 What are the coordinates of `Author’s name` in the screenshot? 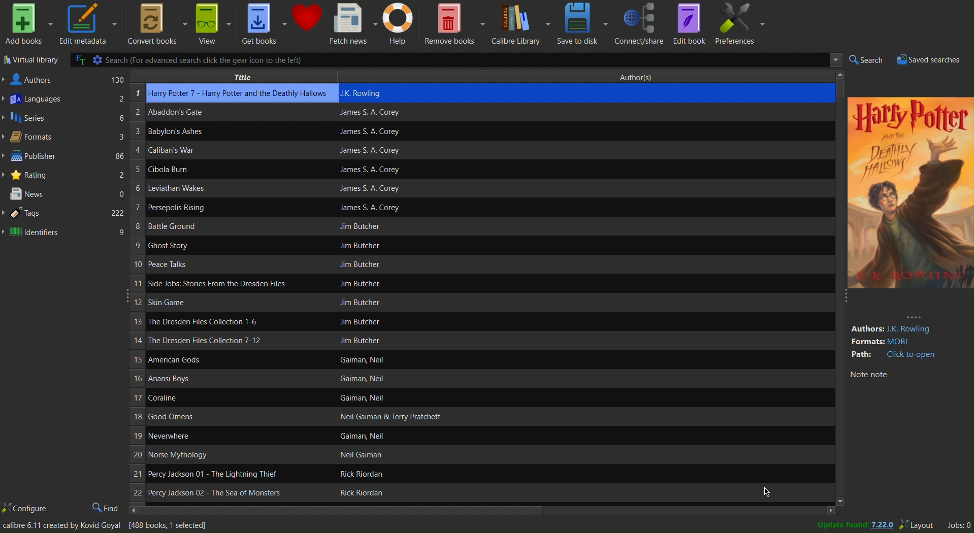 It's located at (504, 285).